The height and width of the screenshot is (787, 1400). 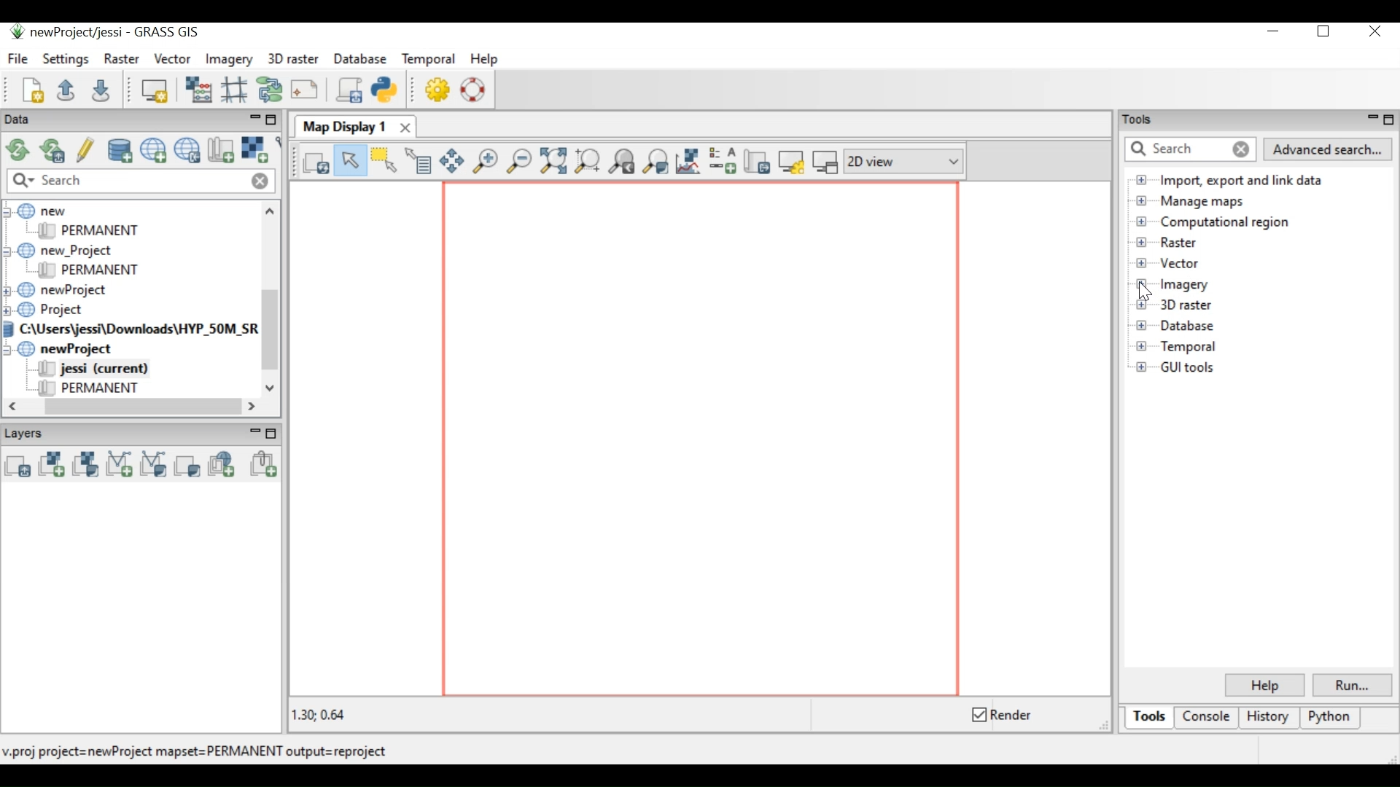 I want to click on C:\Users\jessi\Downloads\HYP_50M_SR, so click(x=138, y=328).